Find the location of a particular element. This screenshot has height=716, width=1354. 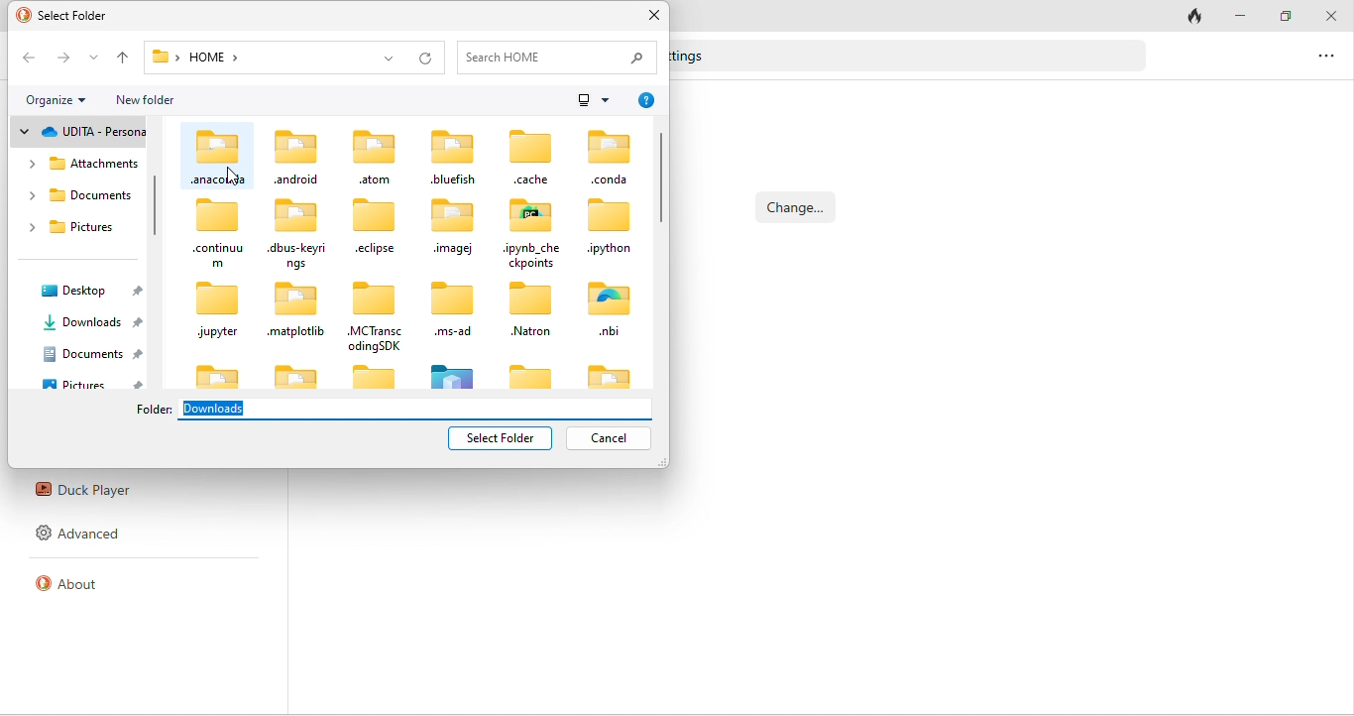

.matplotlib is located at coordinates (295, 310).